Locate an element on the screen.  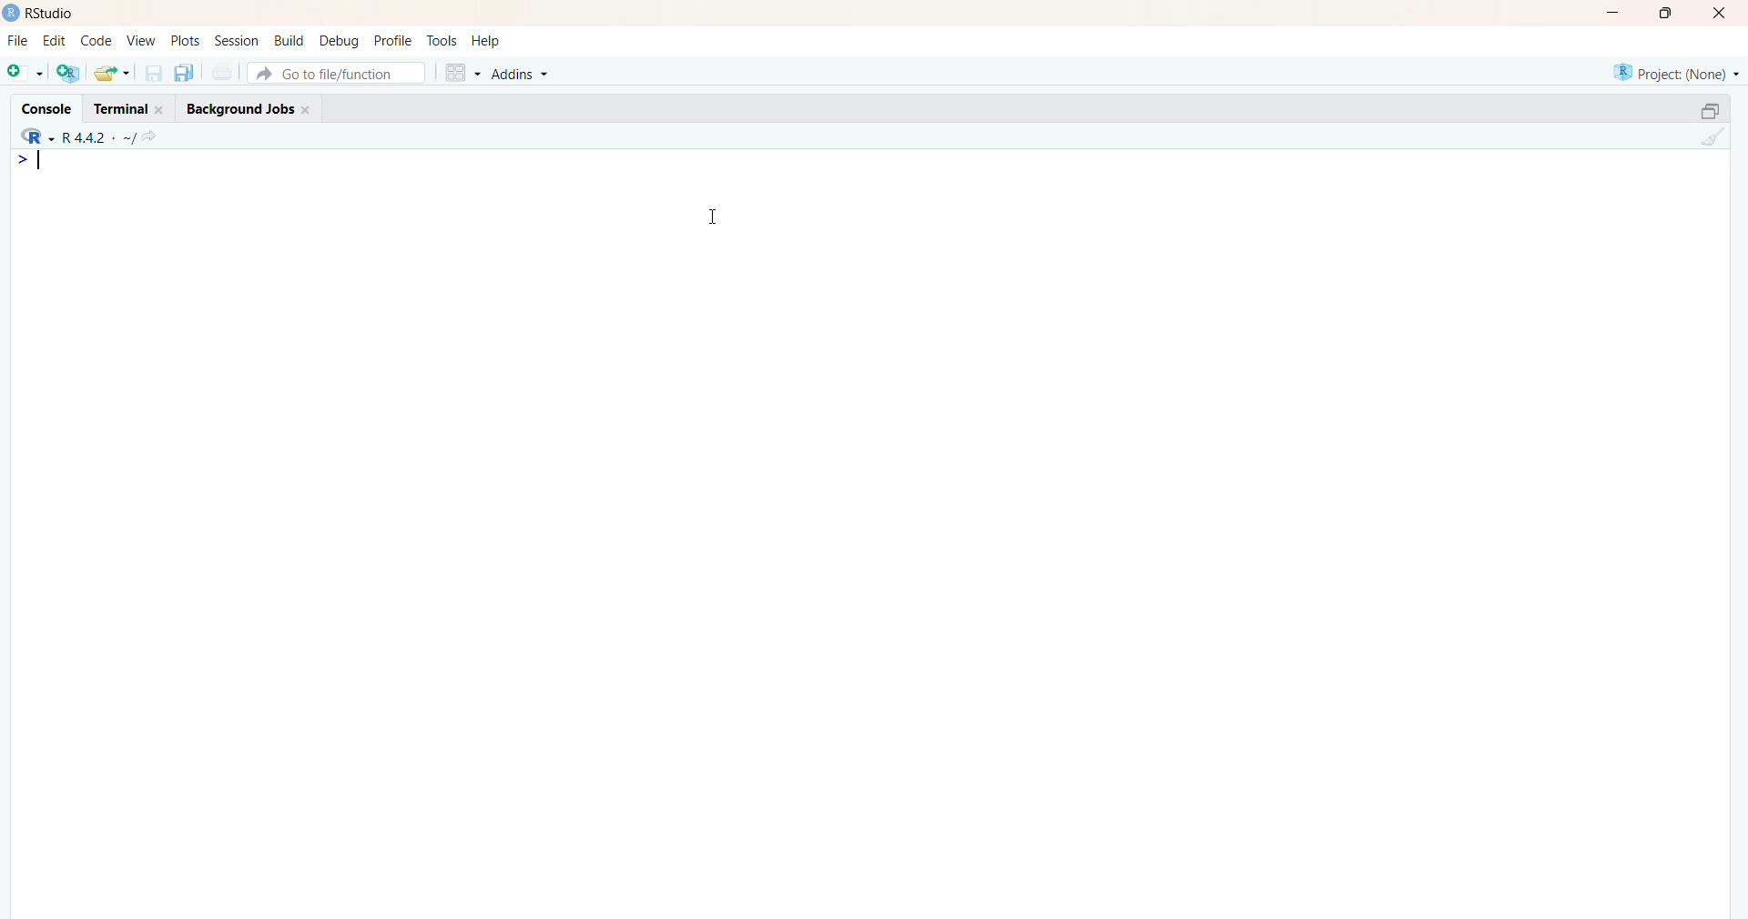
text cursor is located at coordinates (42, 164).